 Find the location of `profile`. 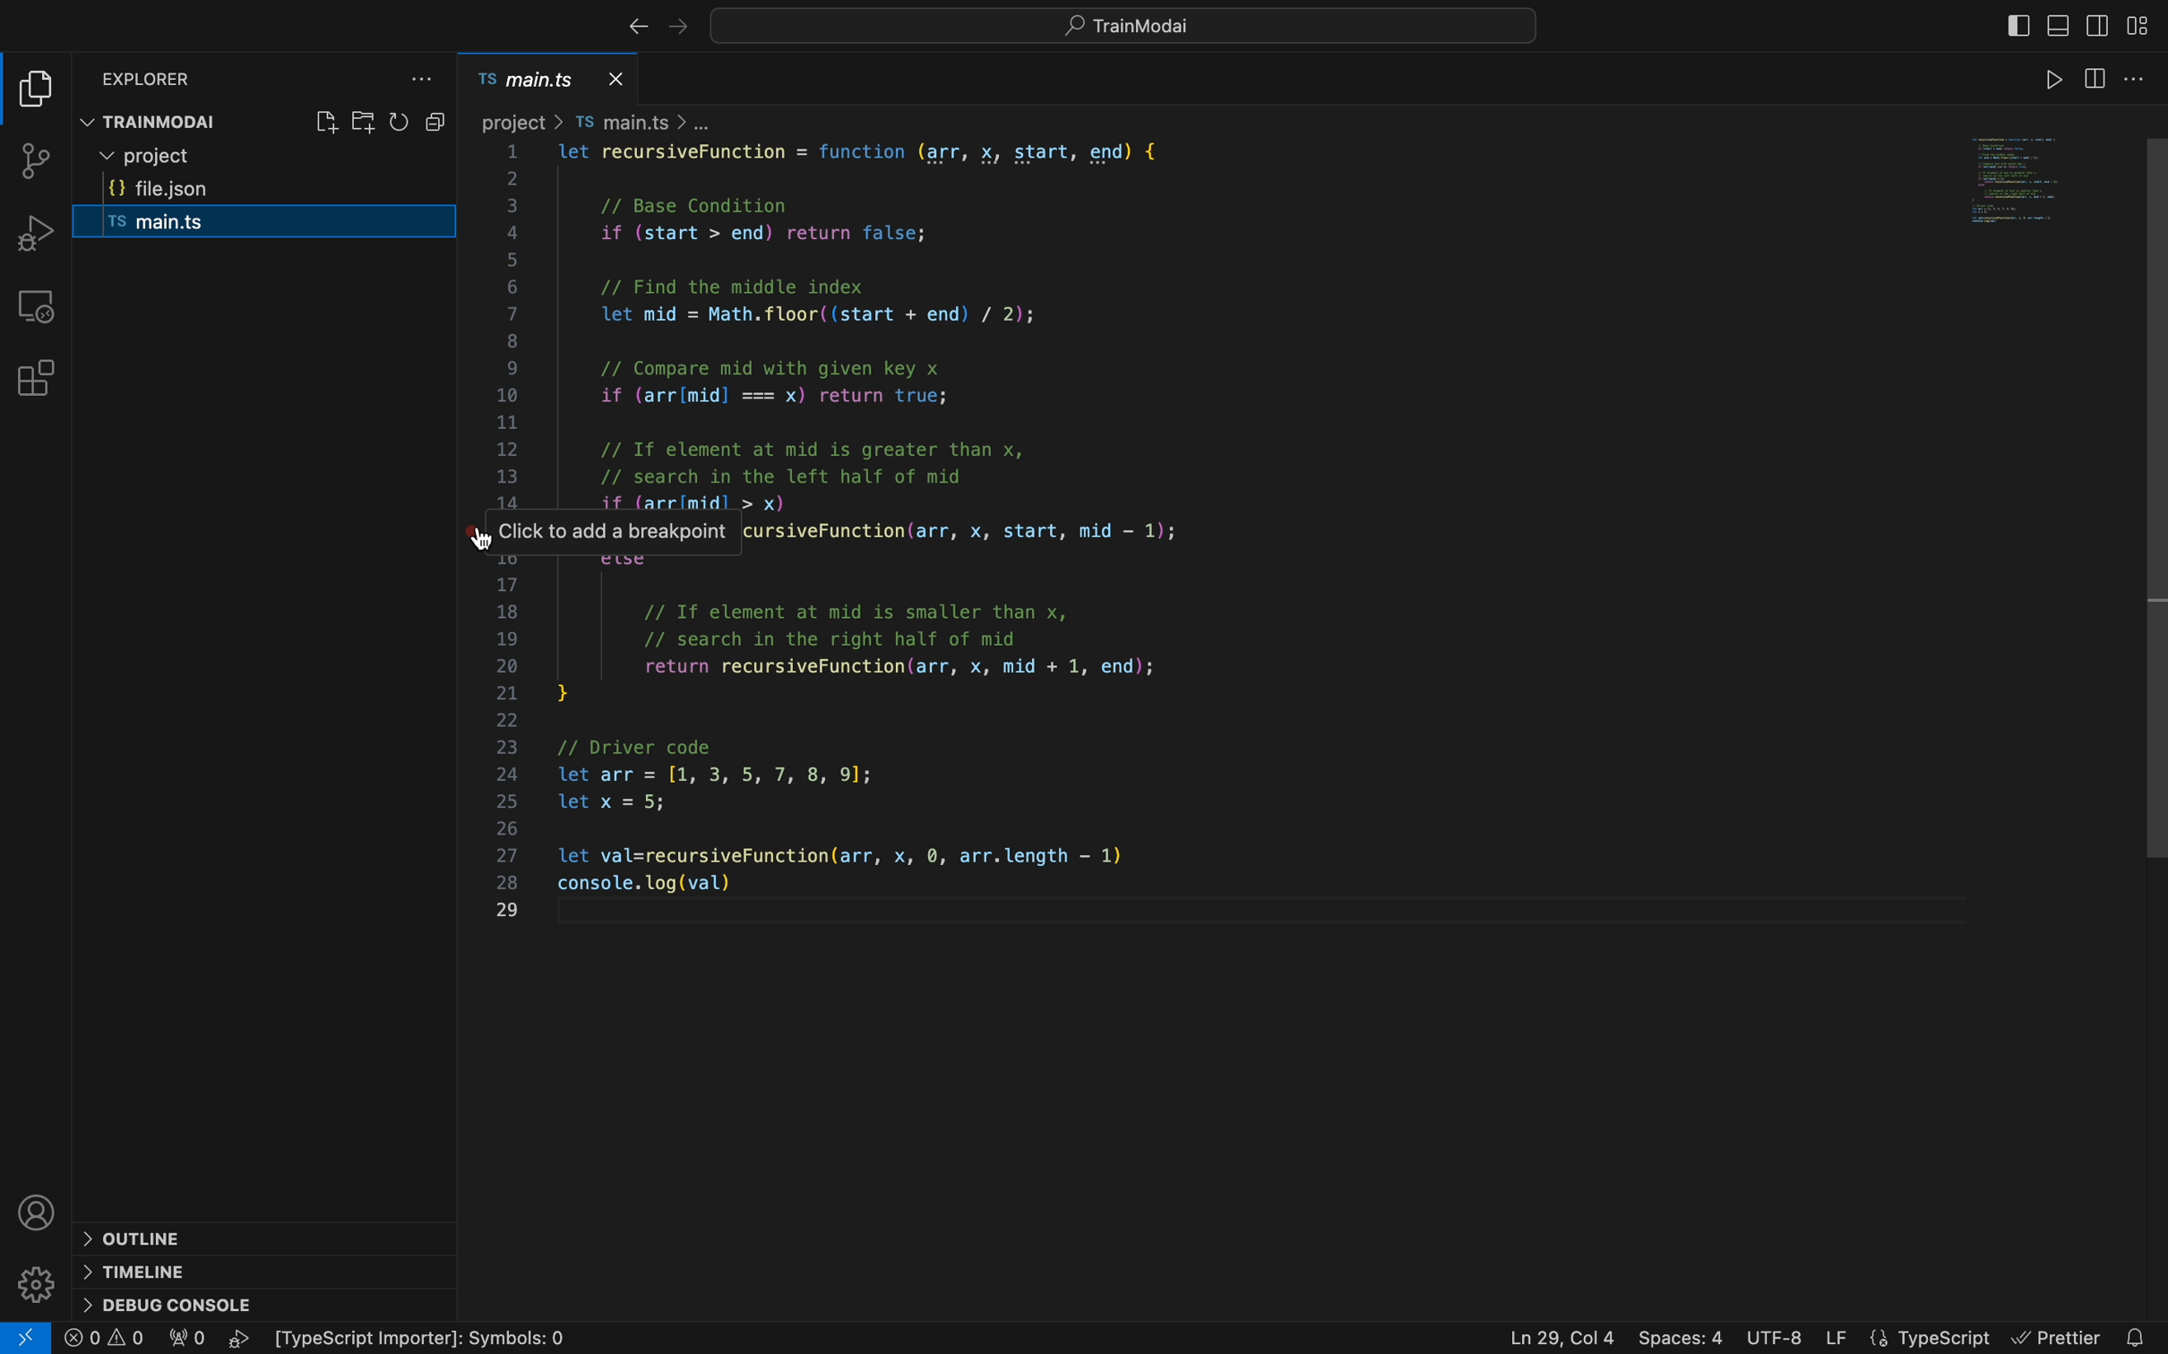

profile is located at coordinates (39, 1215).